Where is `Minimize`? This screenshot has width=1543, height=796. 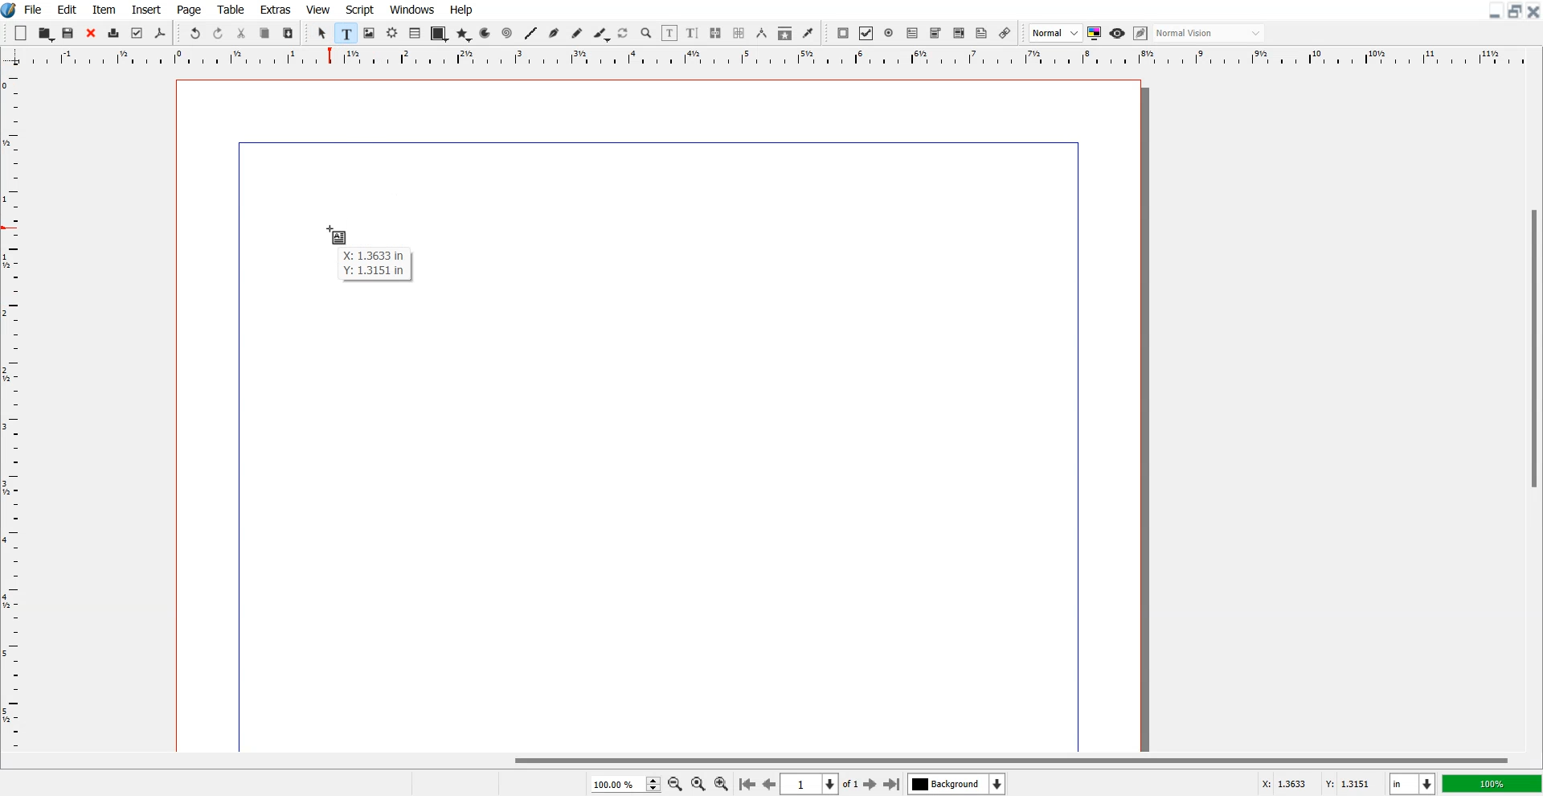 Minimize is located at coordinates (1496, 10).